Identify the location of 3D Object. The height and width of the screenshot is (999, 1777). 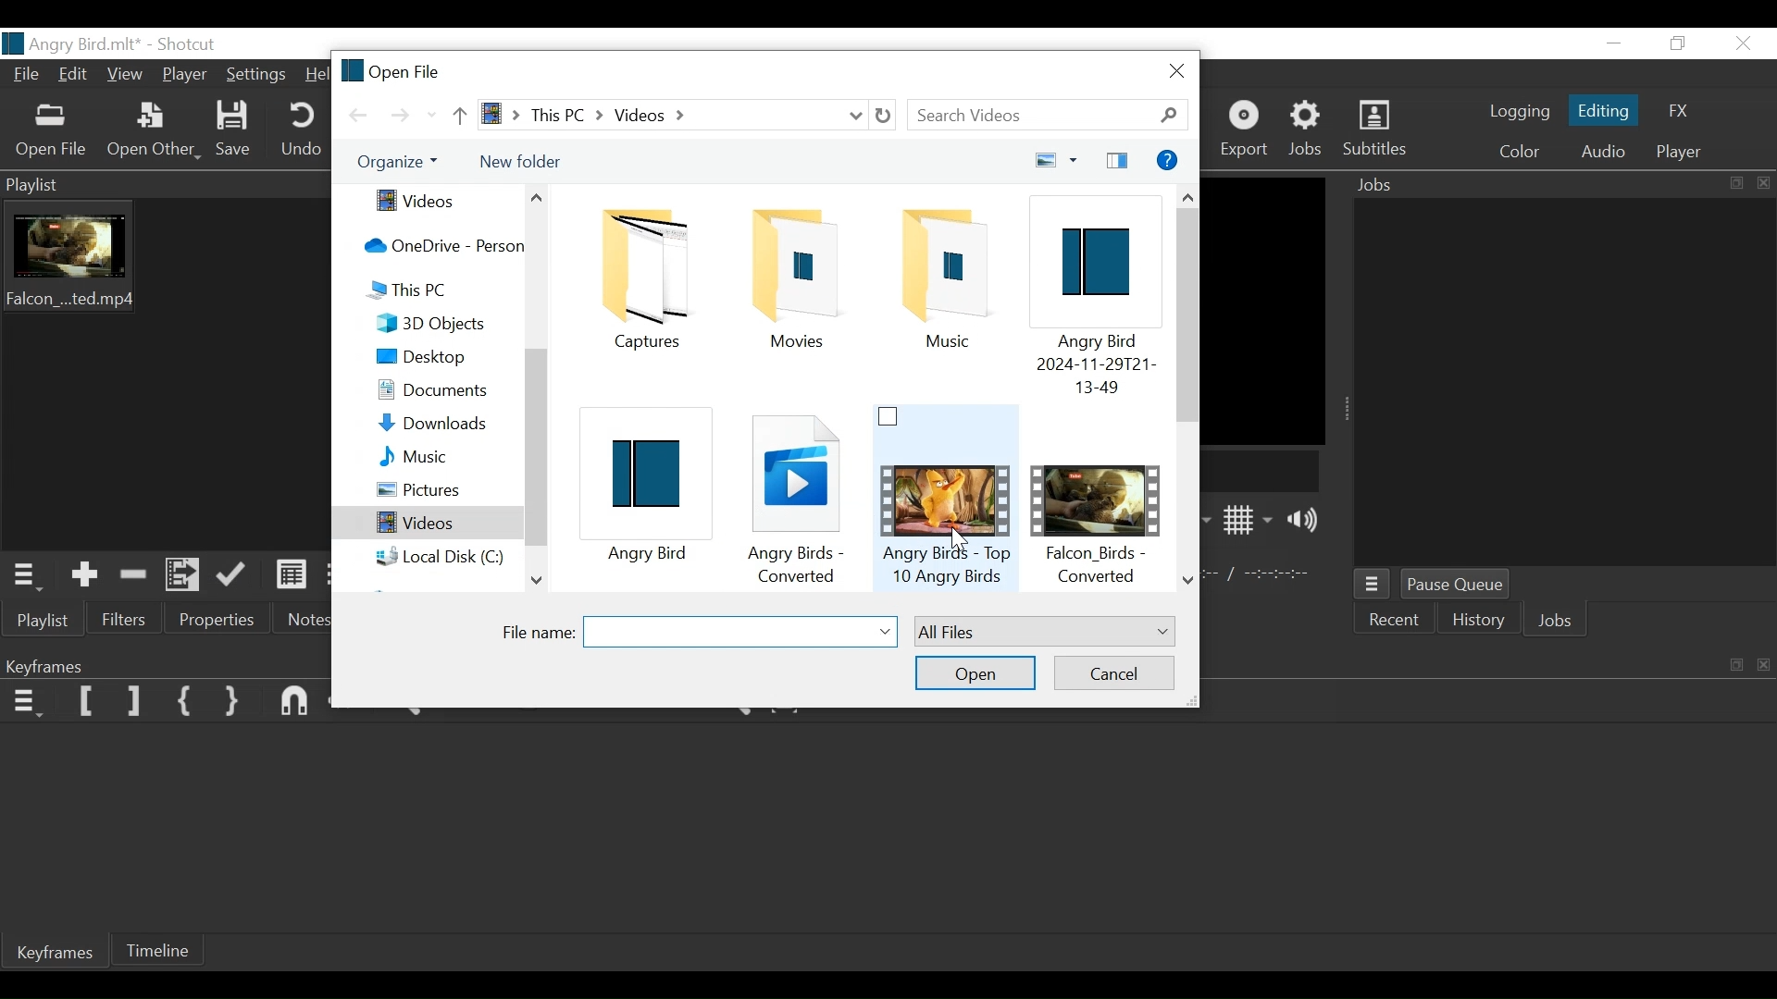
(440, 323).